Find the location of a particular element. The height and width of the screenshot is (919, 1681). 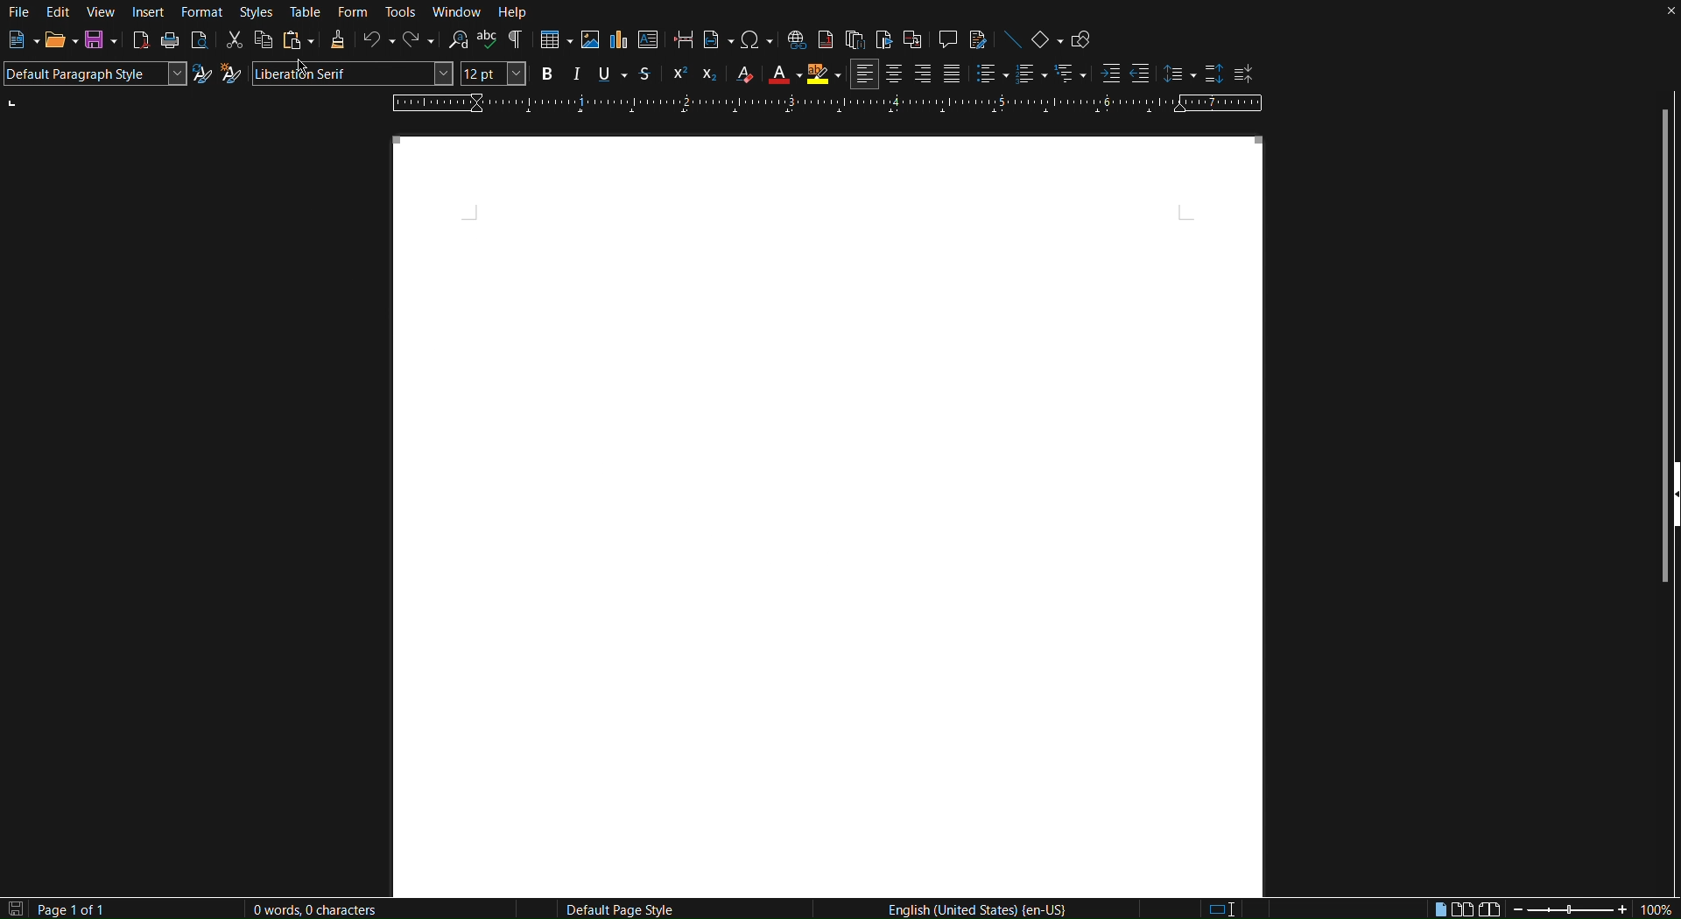

Right Align is located at coordinates (921, 75).